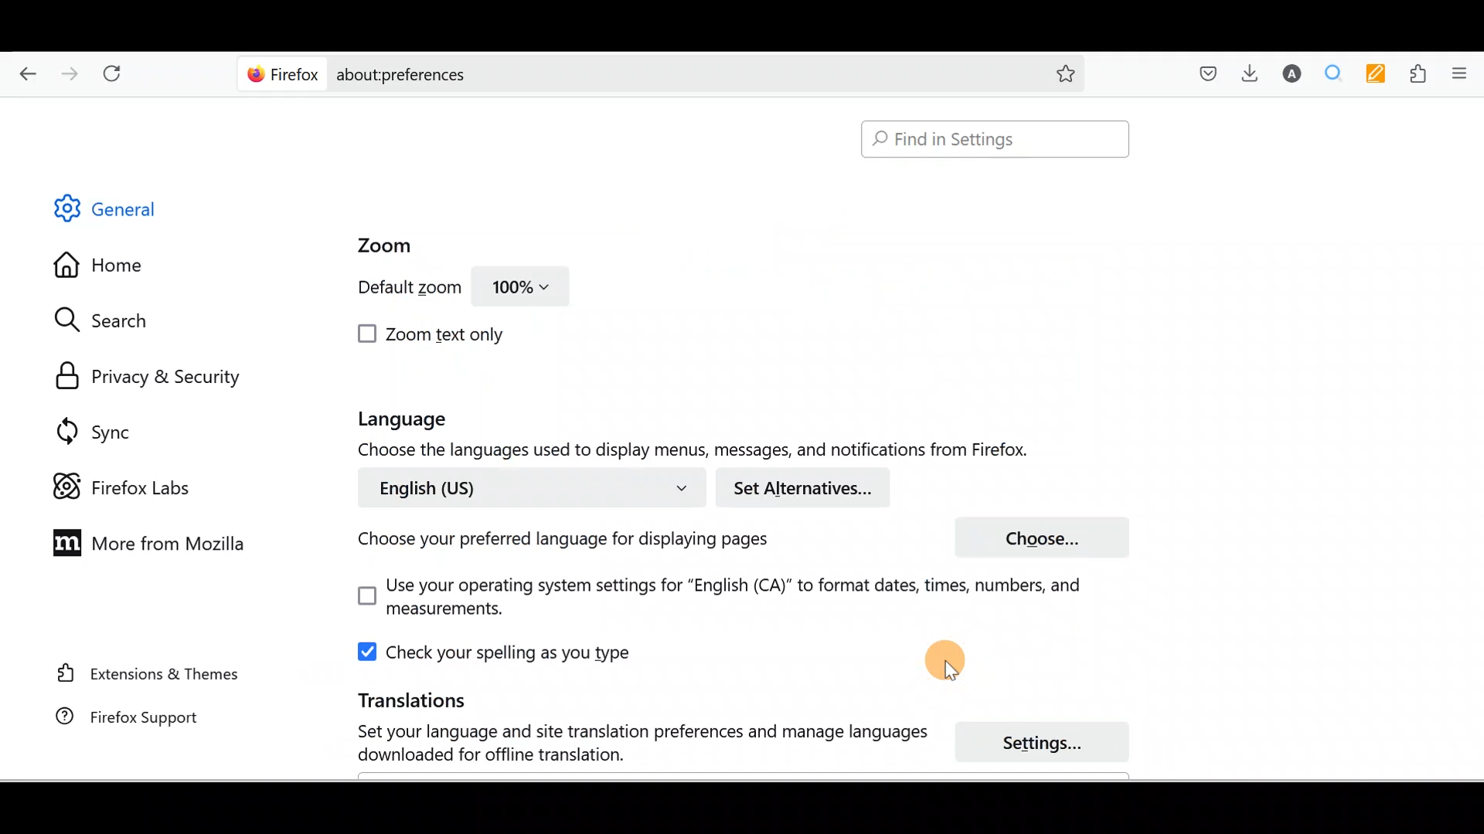 The image size is (1484, 834). Describe the element at coordinates (1053, 73) in the screenshot. I see `Bookmark this page` at that location.